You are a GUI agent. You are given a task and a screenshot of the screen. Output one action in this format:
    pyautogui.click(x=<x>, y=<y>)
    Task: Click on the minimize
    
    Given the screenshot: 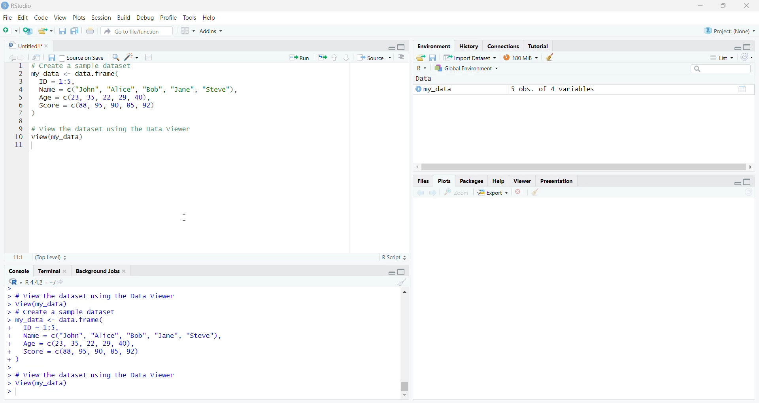 What is the action you would take?
    pyautogui.click(x=736, y=49)
    